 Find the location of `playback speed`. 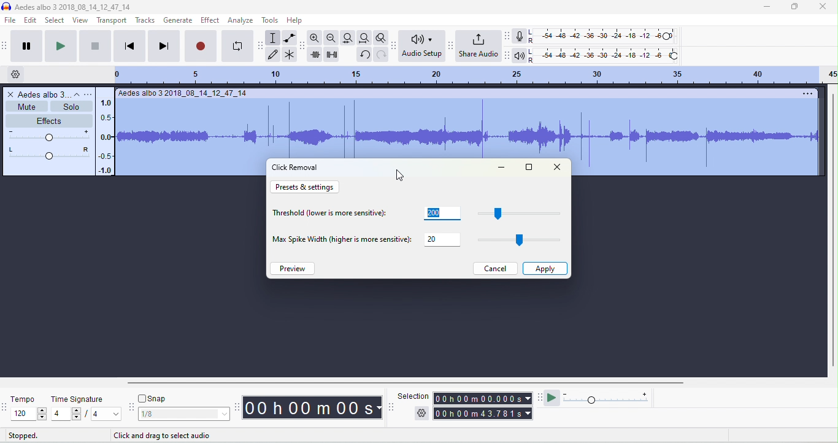

playback speed is located at coordinates (608, 398).